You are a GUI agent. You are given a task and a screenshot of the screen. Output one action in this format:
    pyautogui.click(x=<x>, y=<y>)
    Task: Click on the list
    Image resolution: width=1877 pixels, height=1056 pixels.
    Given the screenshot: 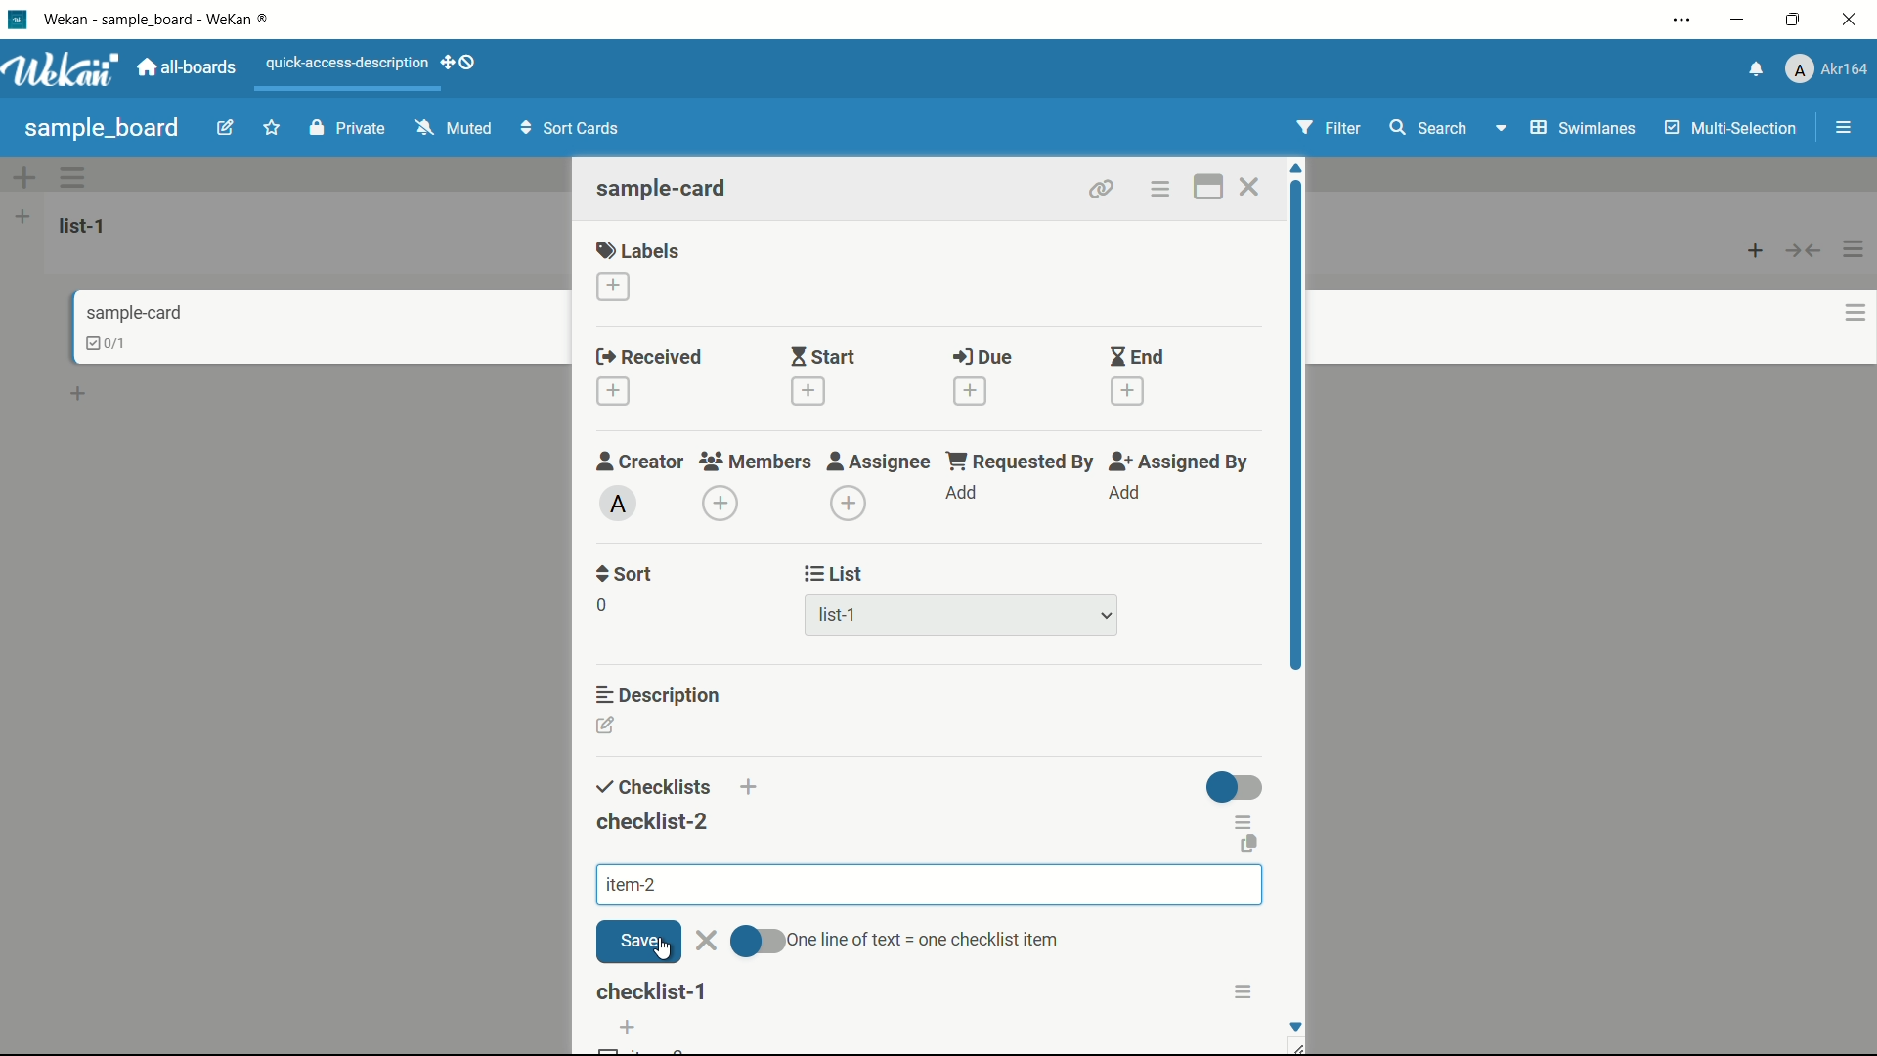 What is the action you would take?
    pyautogui.click(x=835, y=574)
    